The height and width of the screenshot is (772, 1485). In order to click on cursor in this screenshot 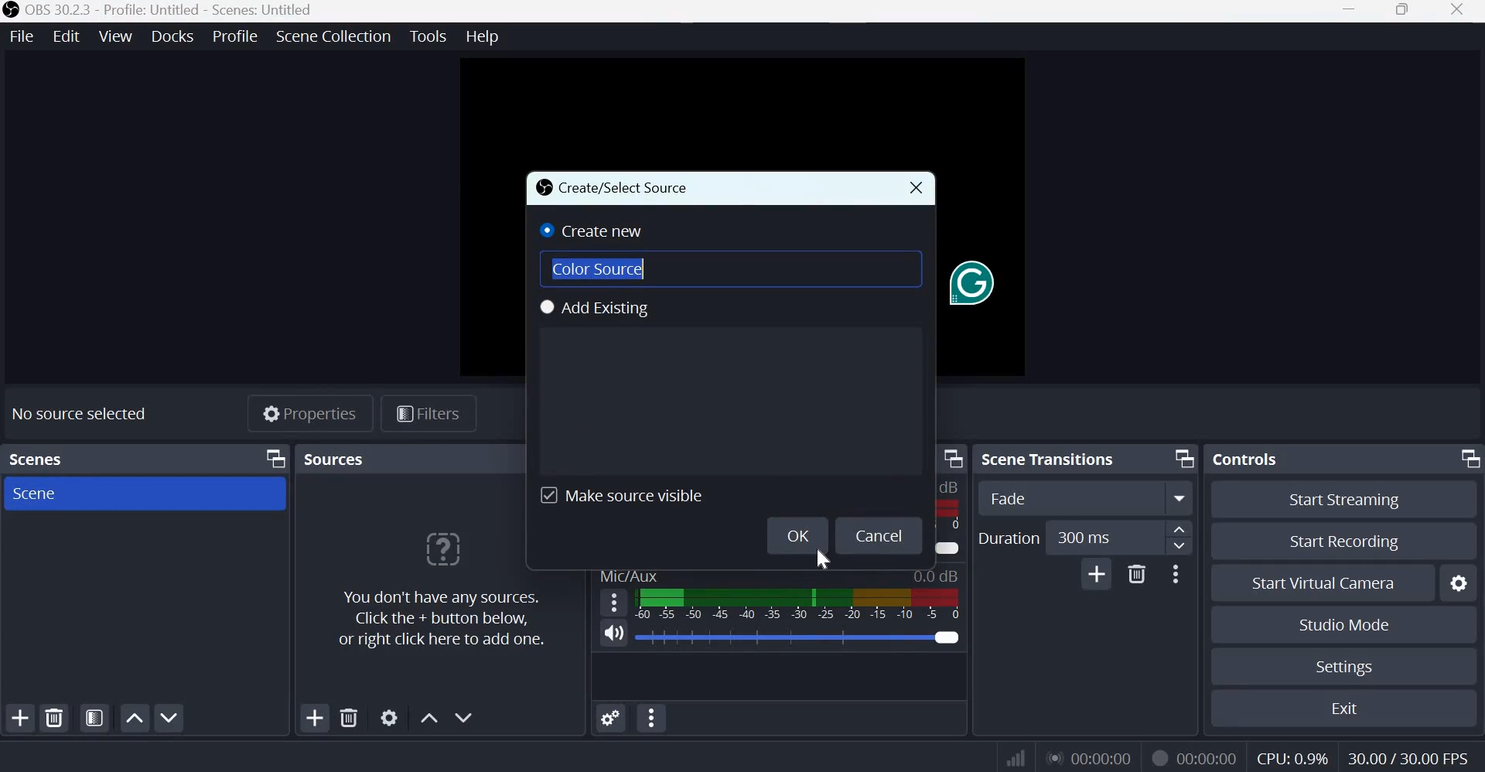, I will do `click(825, 562)`.